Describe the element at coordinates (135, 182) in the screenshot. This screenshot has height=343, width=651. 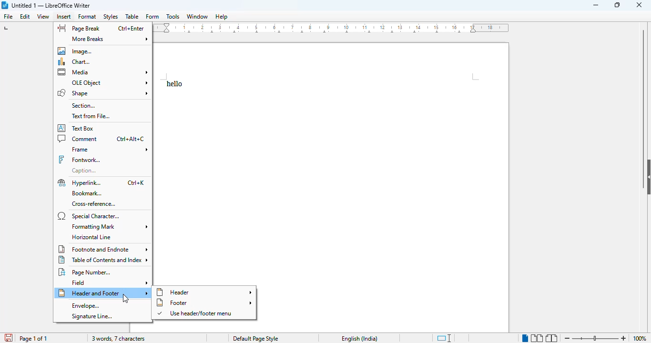
I see `shortcut for hyperlink` at that location.